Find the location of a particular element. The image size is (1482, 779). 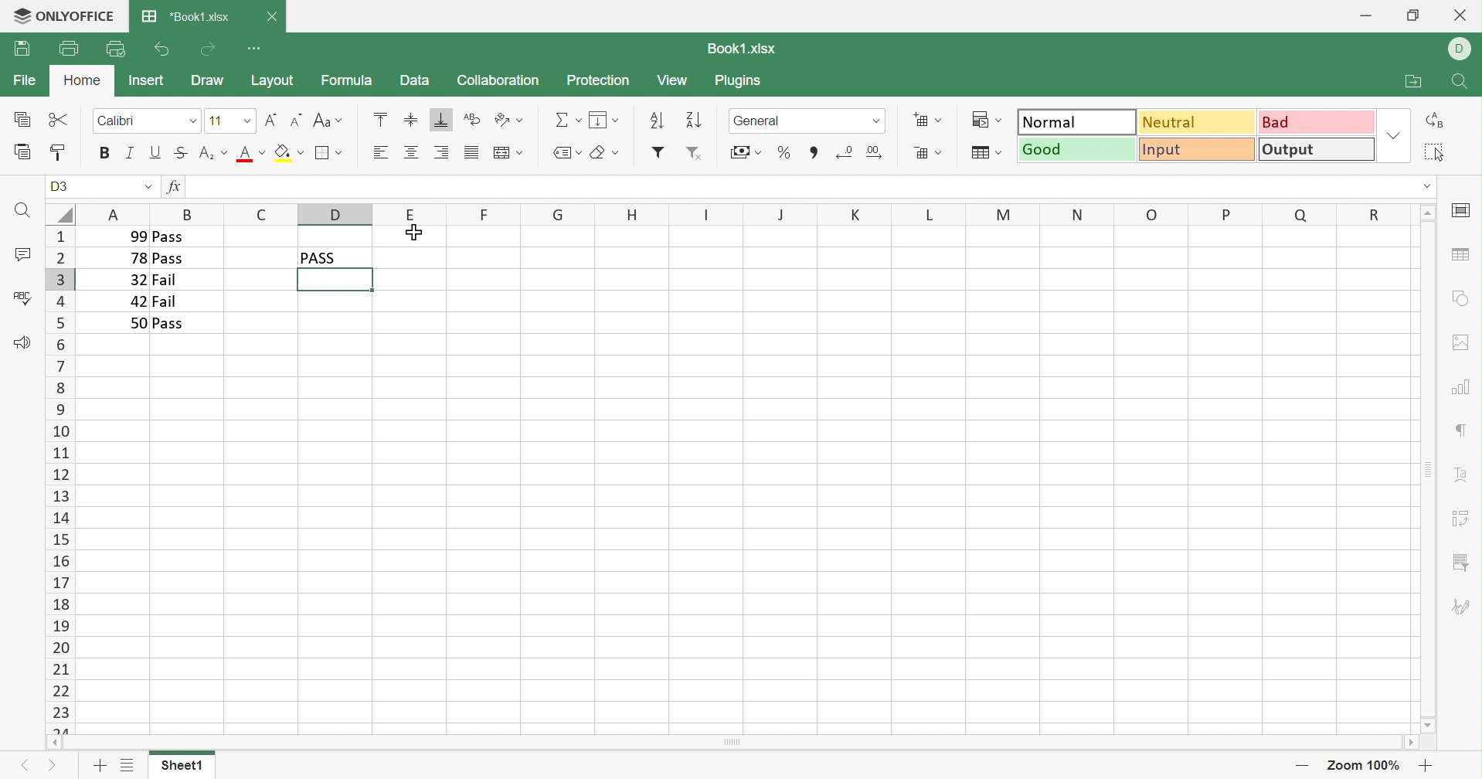

Remove filter is located at coordinates (694, 153).